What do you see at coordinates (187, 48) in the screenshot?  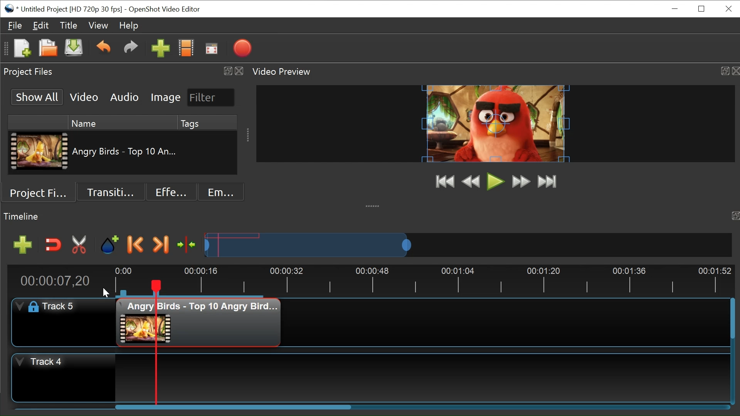 I see `Chooses Profile` at bounding box center [187, 48].